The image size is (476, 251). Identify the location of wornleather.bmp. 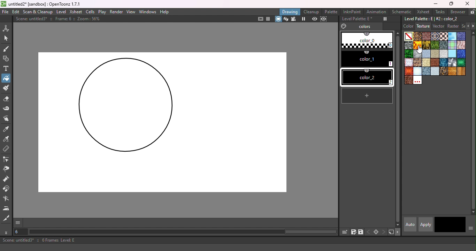
(409, 81).